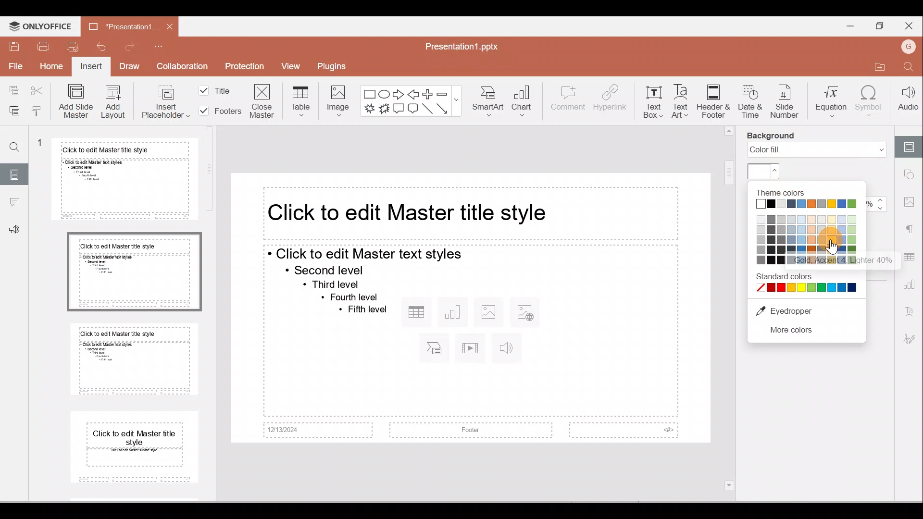  I want to click on Collaboration, so click(185, 67).